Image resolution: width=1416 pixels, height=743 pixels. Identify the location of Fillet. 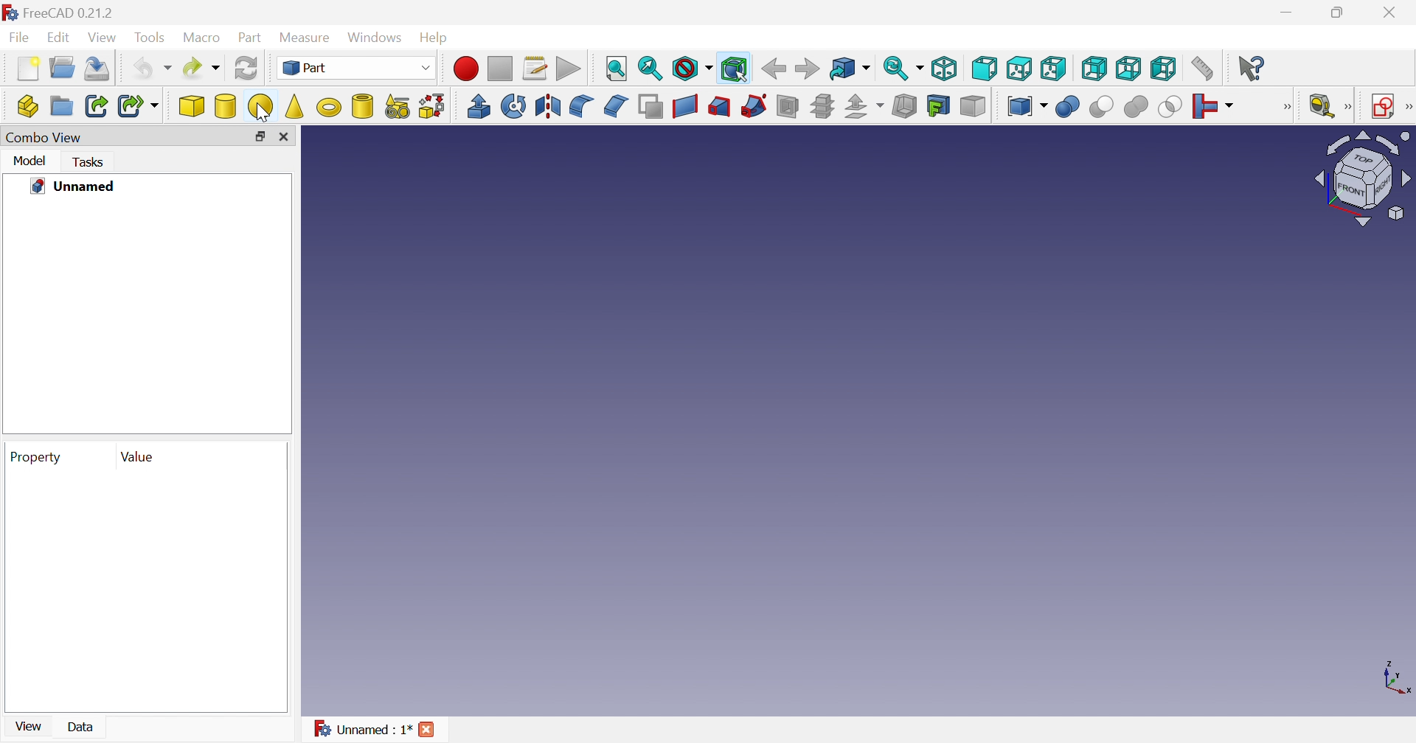
(582, 106).